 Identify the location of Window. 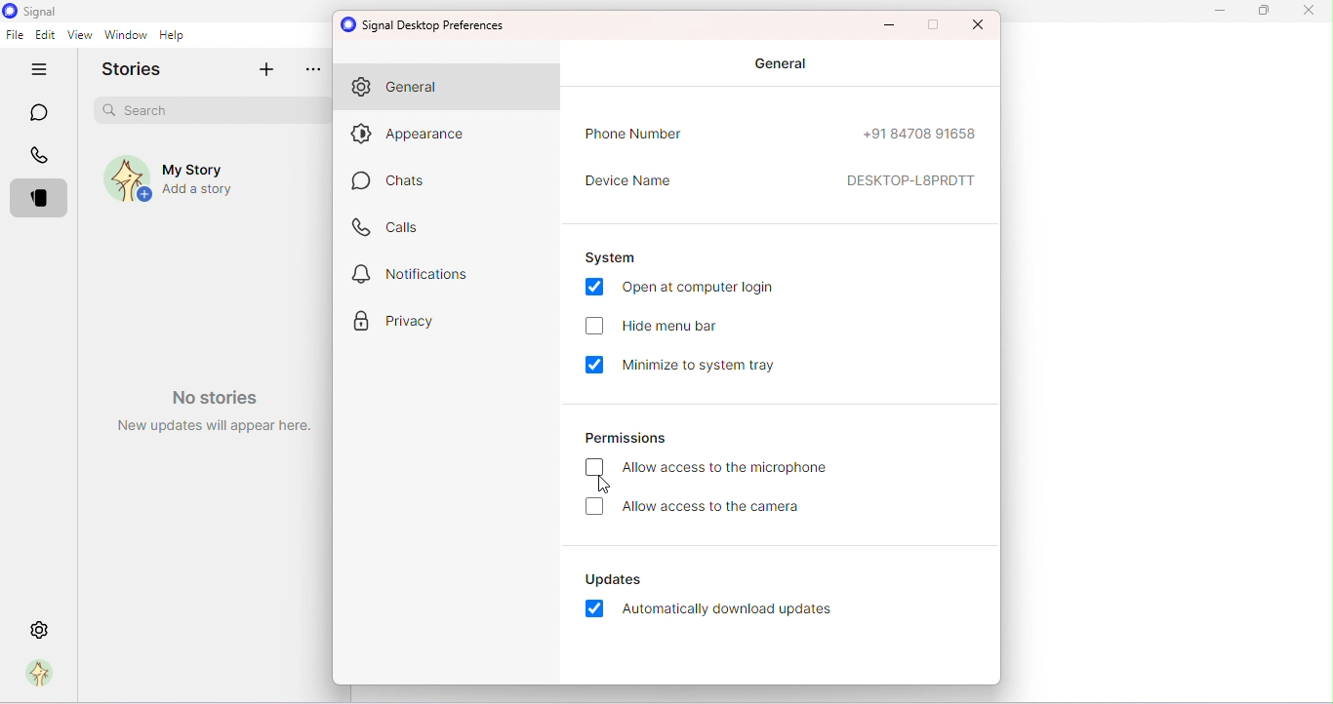
(126, 36).